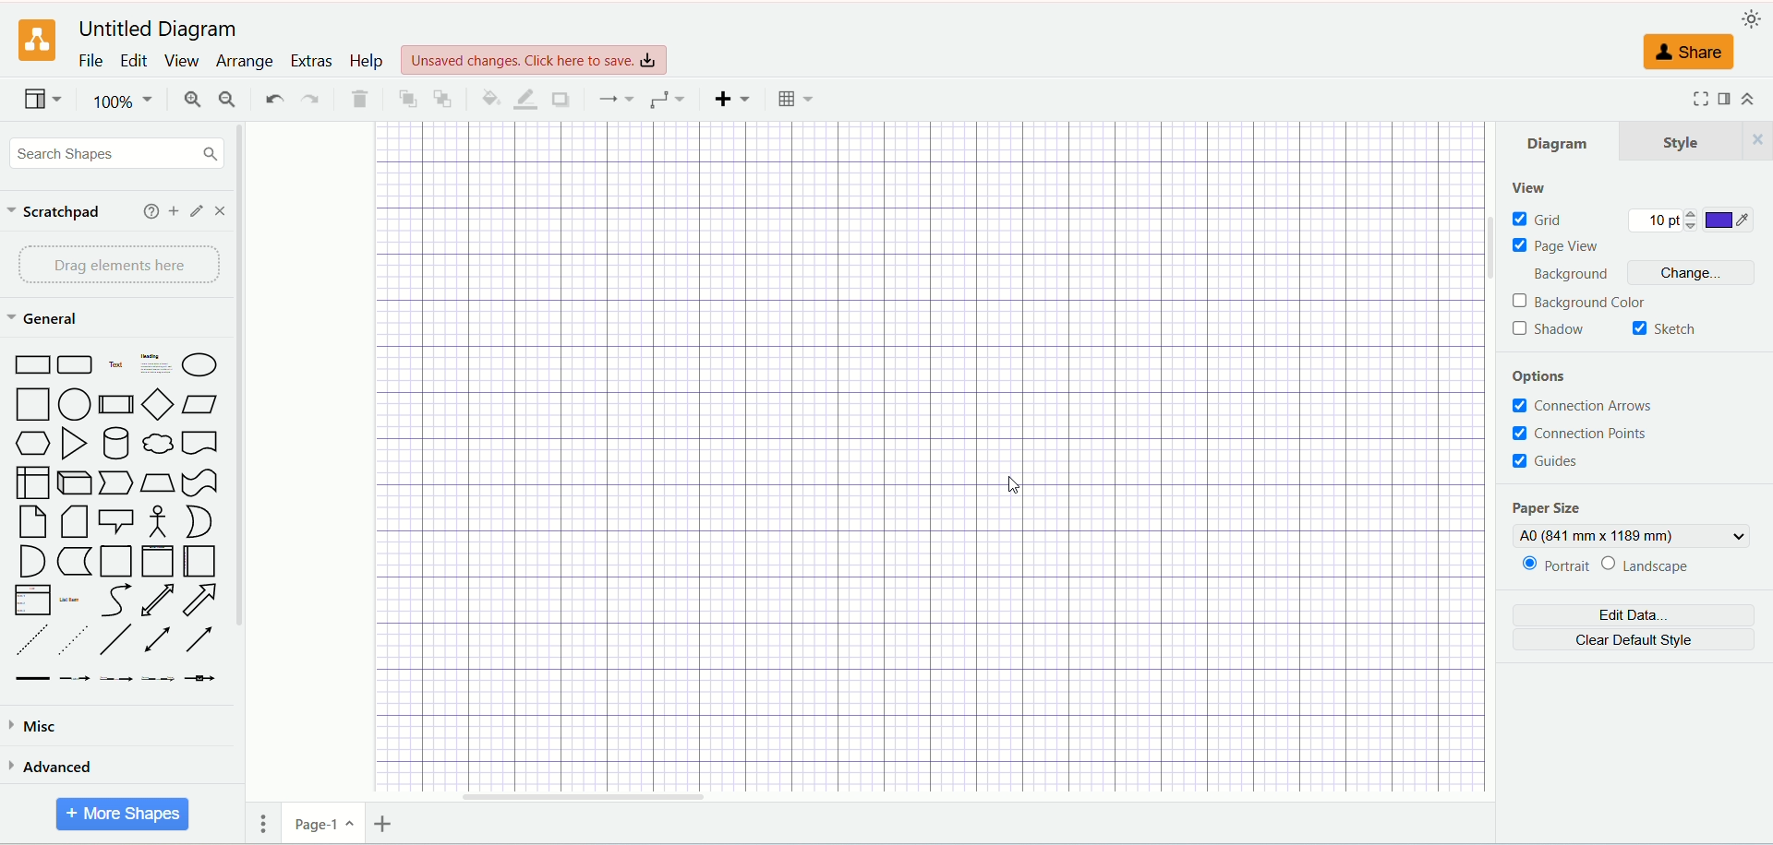  What do you see at coordinates (731, 97) in the screenshot?
I see `insert` at bounding box center [731, 97].